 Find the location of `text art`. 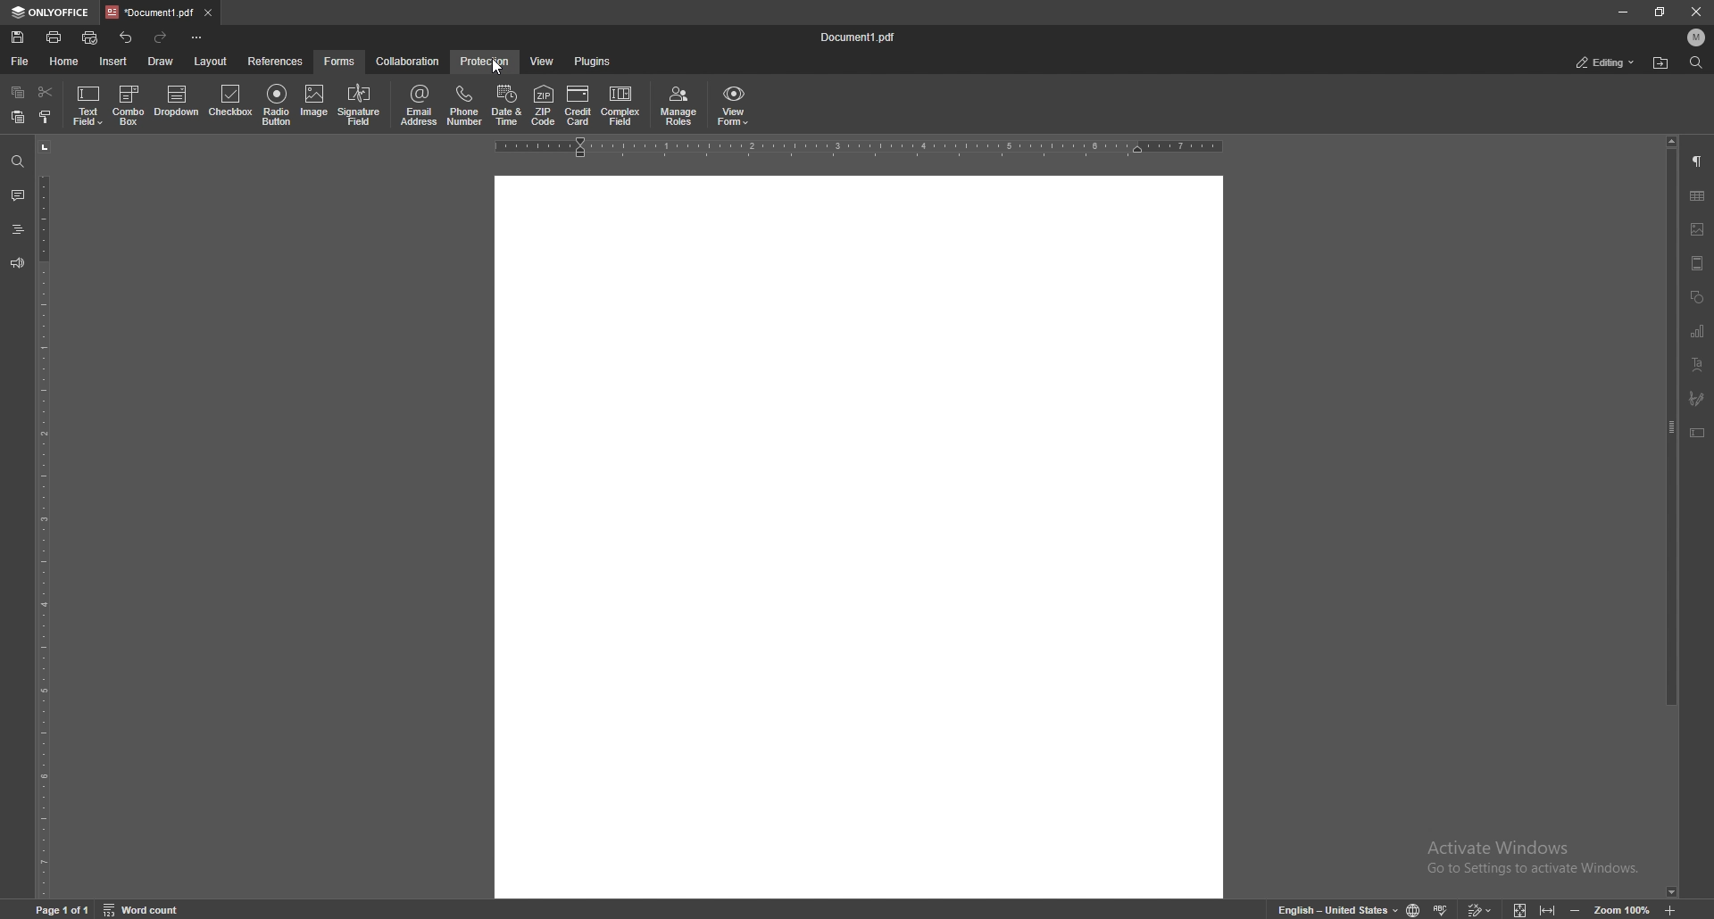

text art is located at coordinates (1697, 366).